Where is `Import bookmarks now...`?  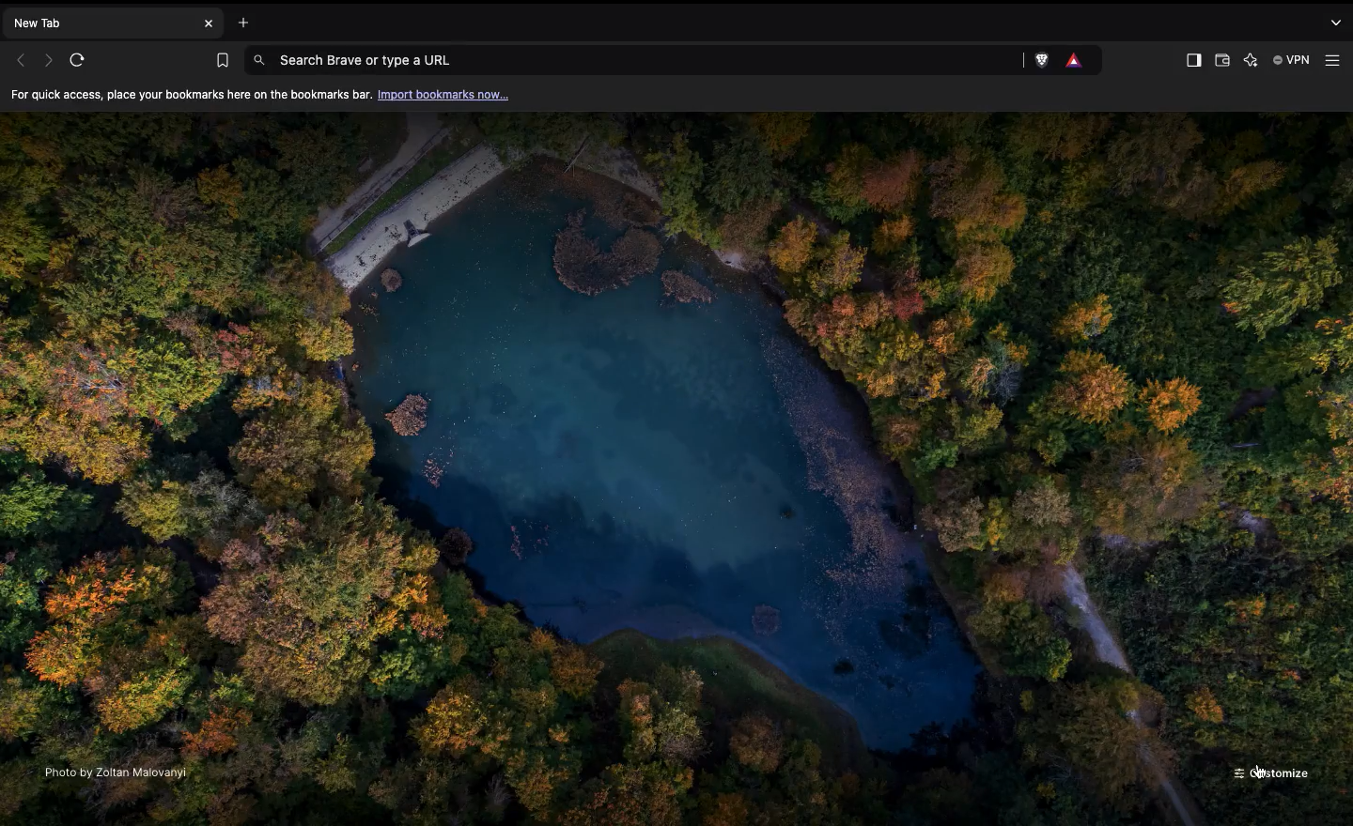 Import bookmarks now... is located at coordinates (447, 94).